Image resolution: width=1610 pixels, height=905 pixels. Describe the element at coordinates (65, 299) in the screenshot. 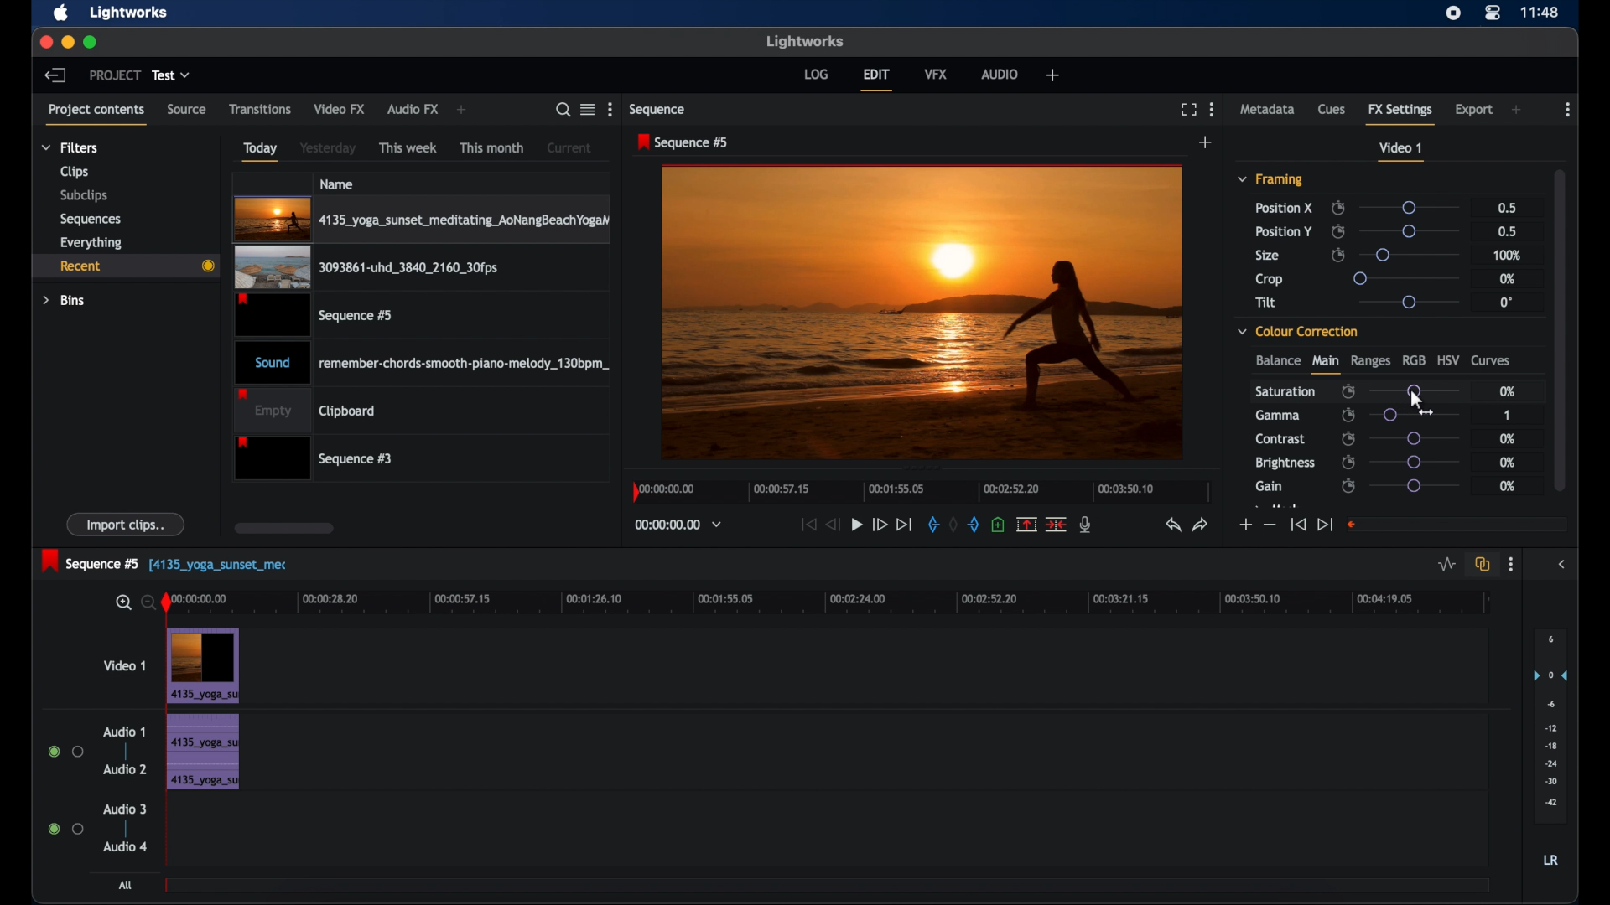

I see `bins` at that location.